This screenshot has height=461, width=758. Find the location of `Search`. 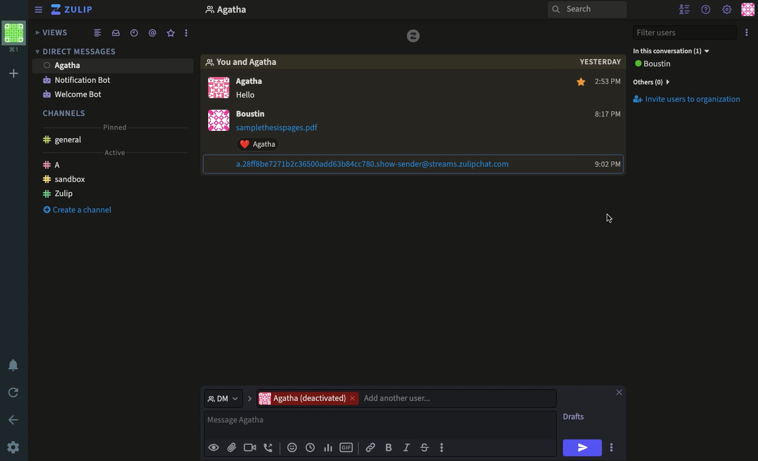

Search is located at coordinates (586, 11).